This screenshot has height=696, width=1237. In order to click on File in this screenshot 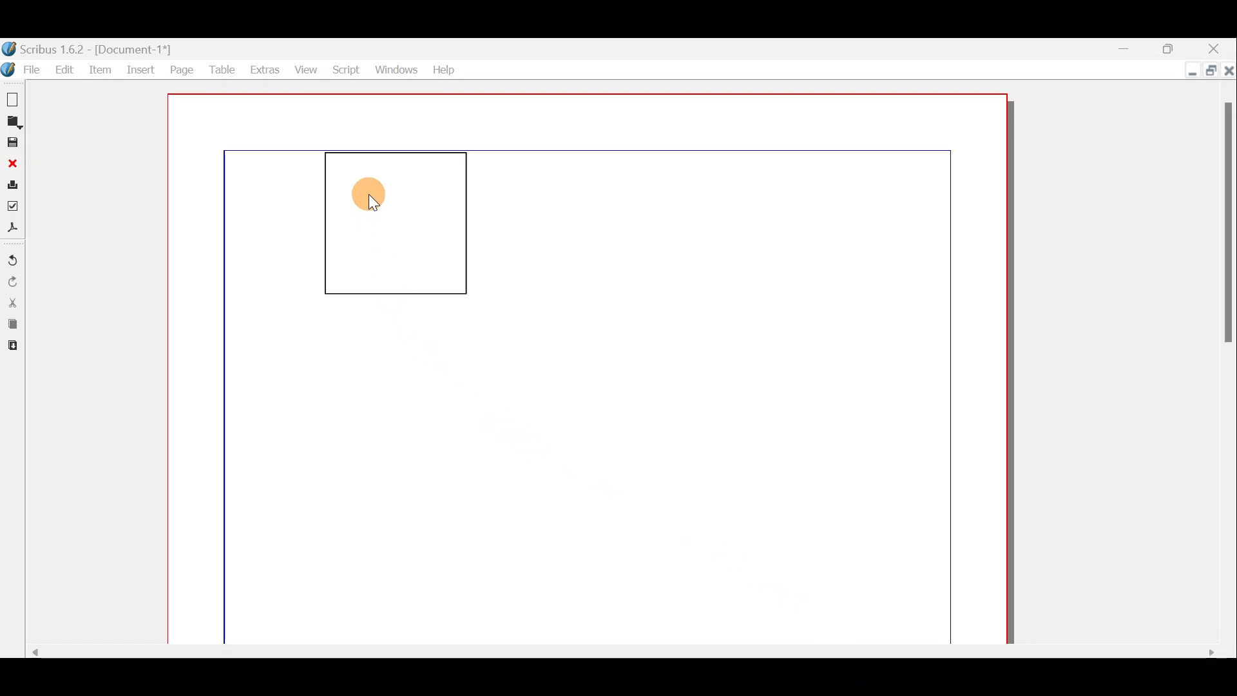, I will do `click(24, 69)`.